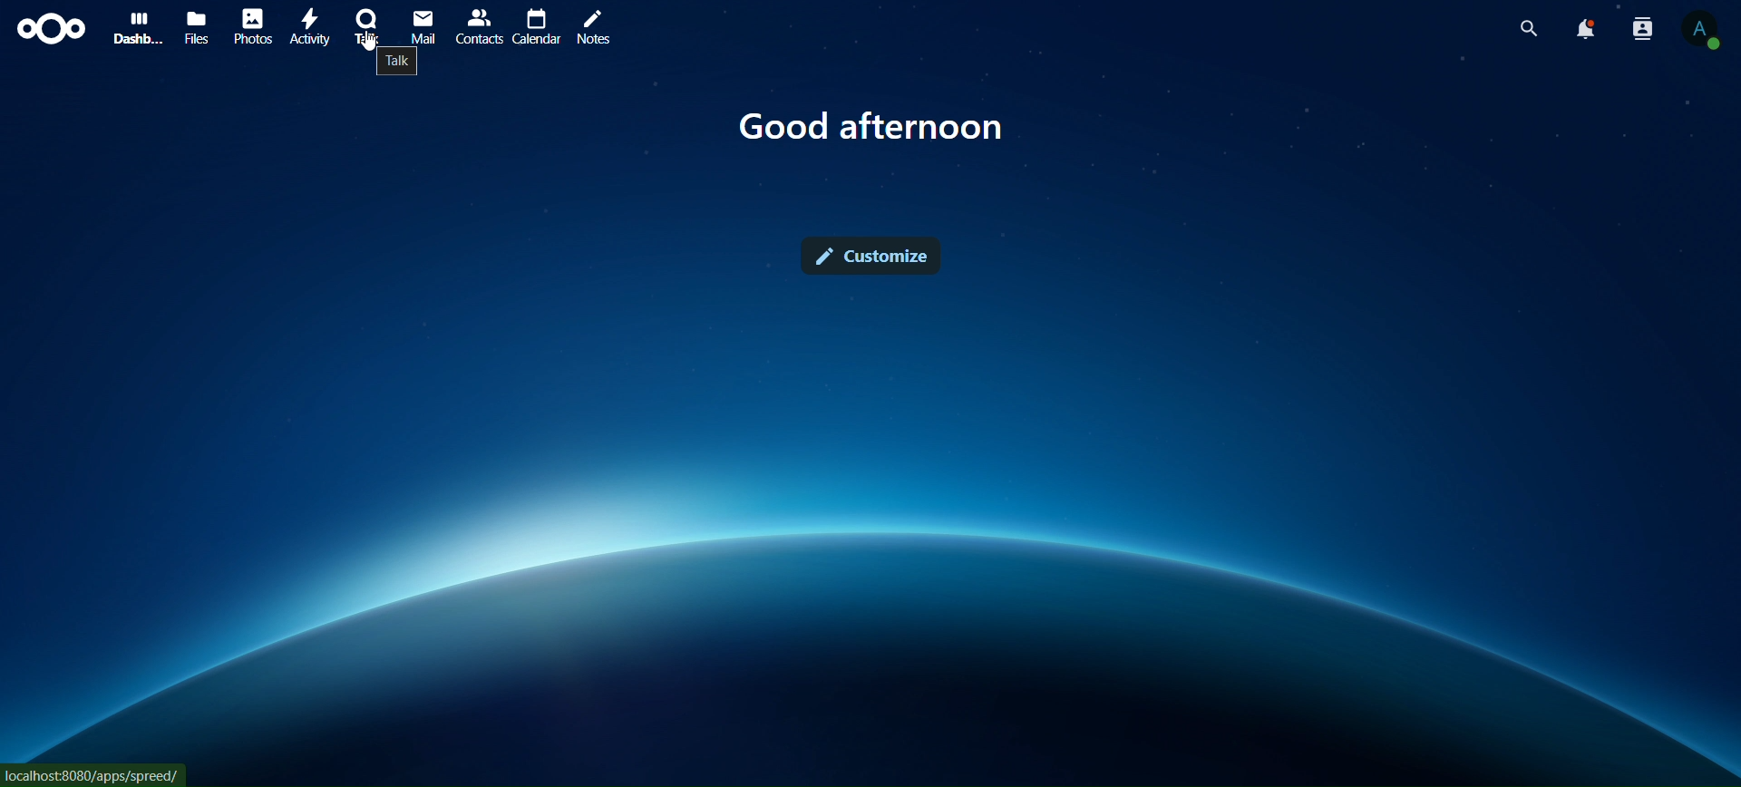 This screenshot has height=787, width=1741. I want to click on dashboard, so click(136, 26).